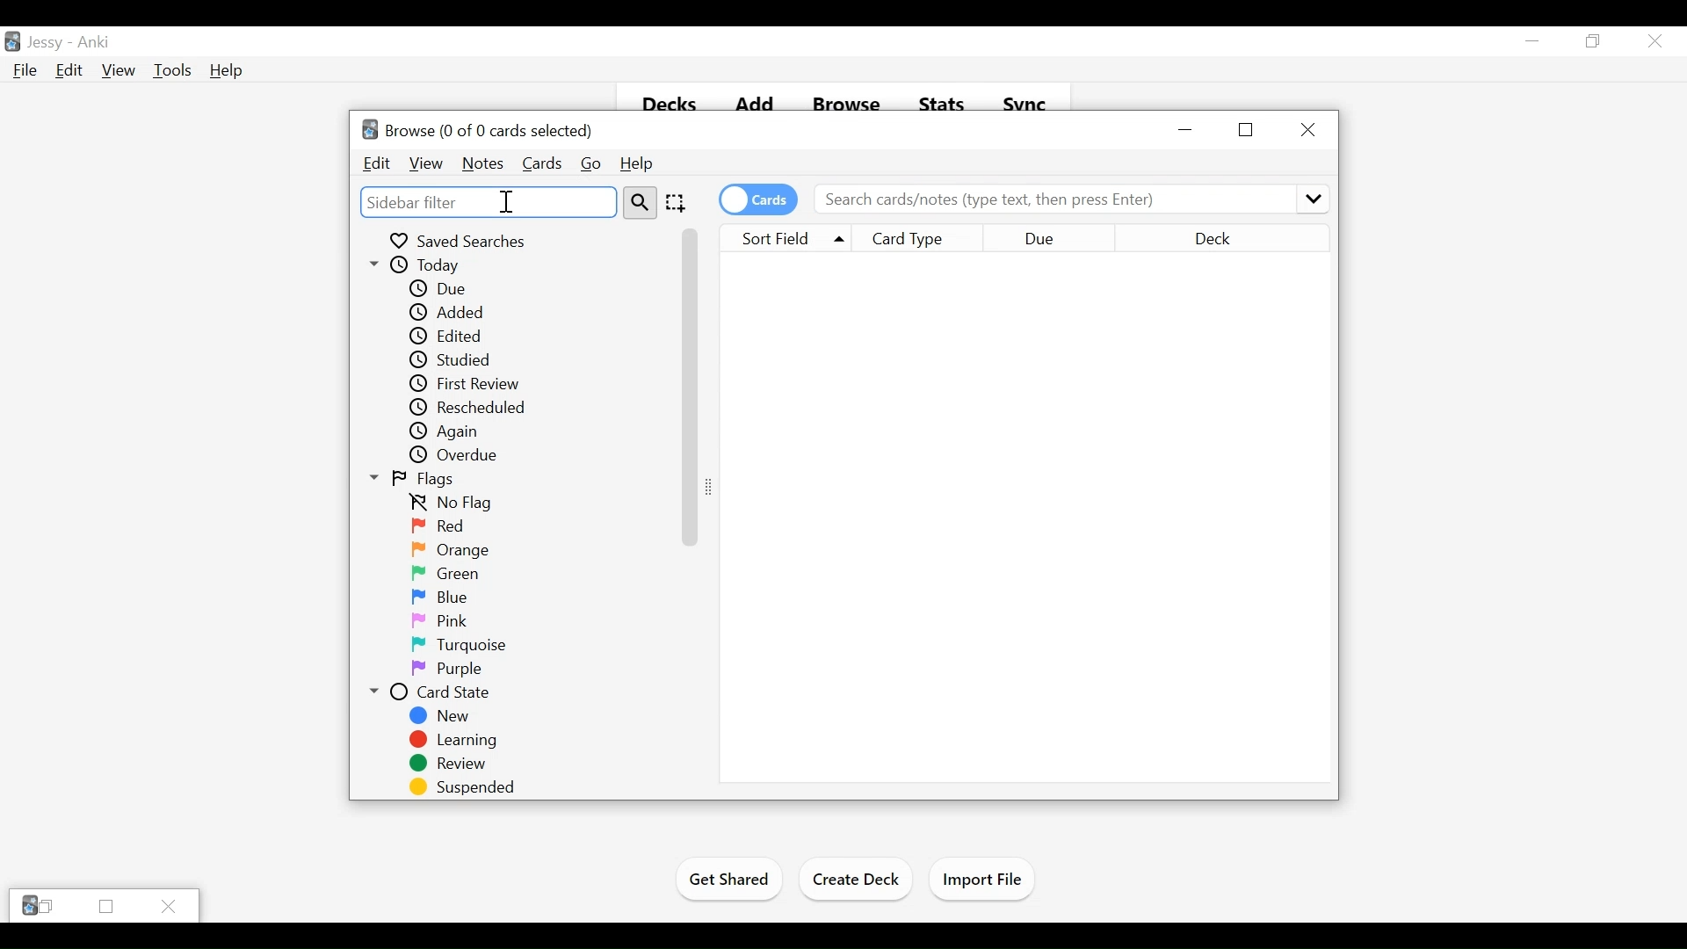  What do you see at coordinates (590, 164) in the screenshot?
I see `Go` at bounding box center [590, 164].